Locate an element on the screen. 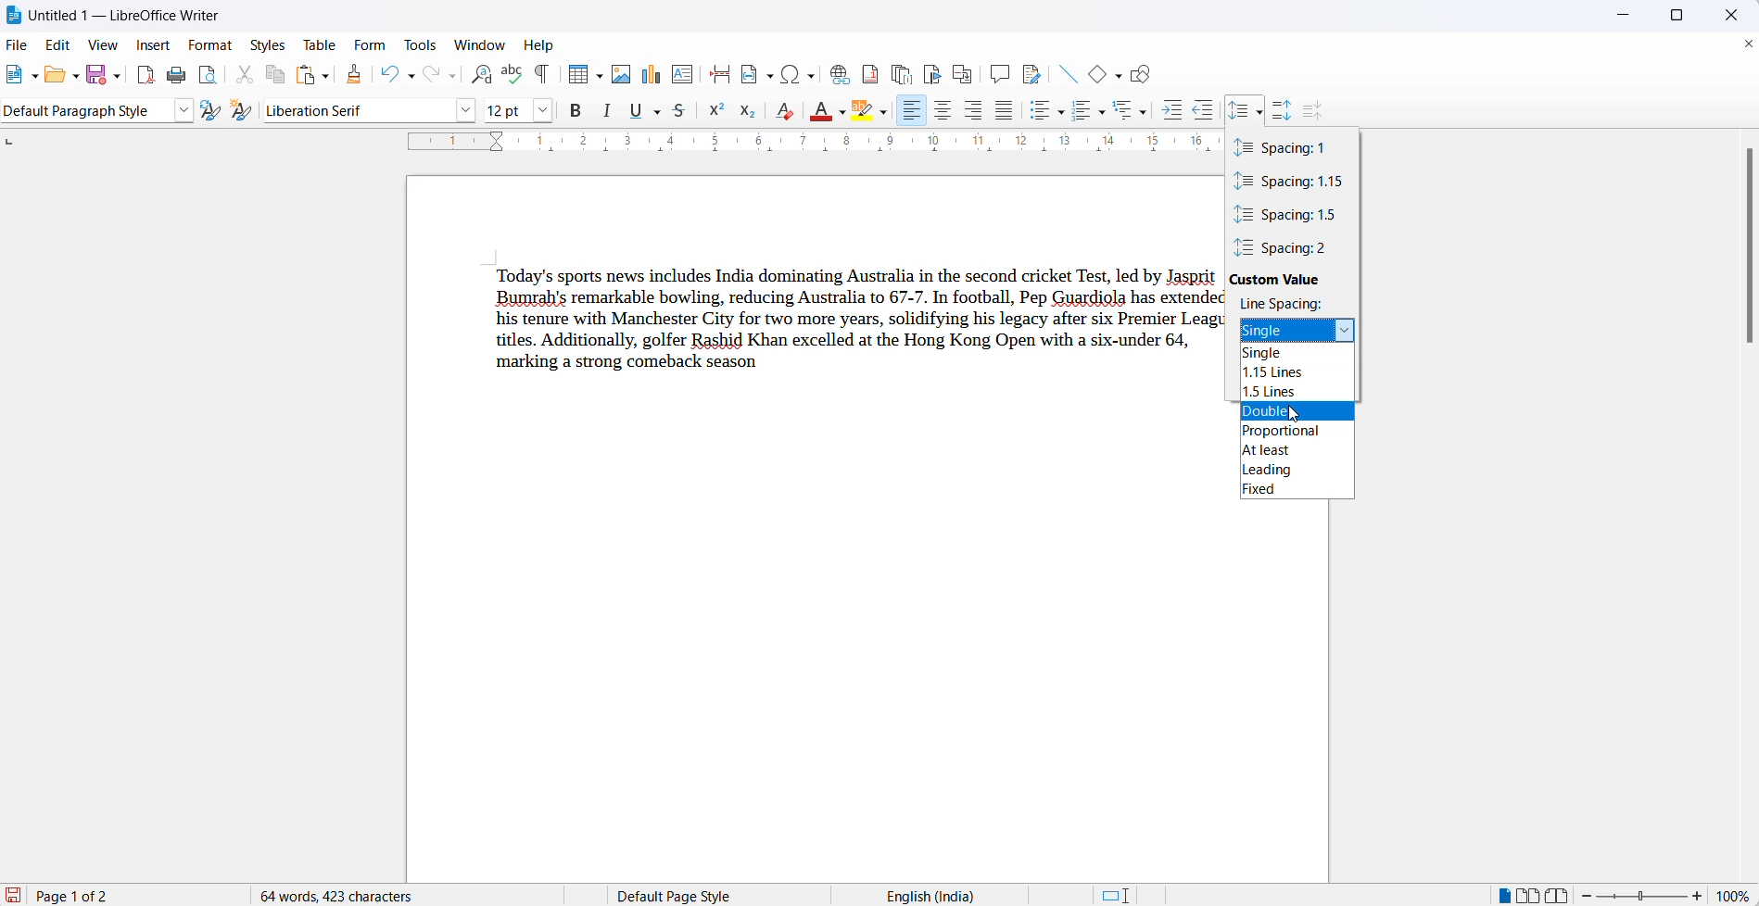 This screenshot has height=906, width=1759. close document is located at coordinates (1748, 44).